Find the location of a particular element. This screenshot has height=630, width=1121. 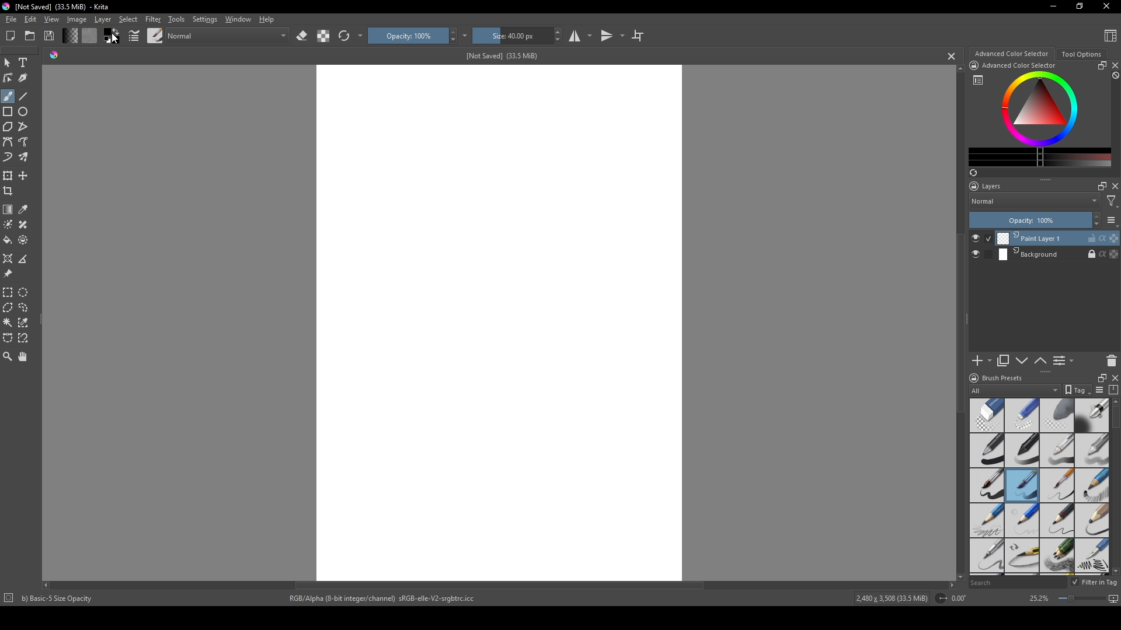

Window is located at coordinates (236, 19).